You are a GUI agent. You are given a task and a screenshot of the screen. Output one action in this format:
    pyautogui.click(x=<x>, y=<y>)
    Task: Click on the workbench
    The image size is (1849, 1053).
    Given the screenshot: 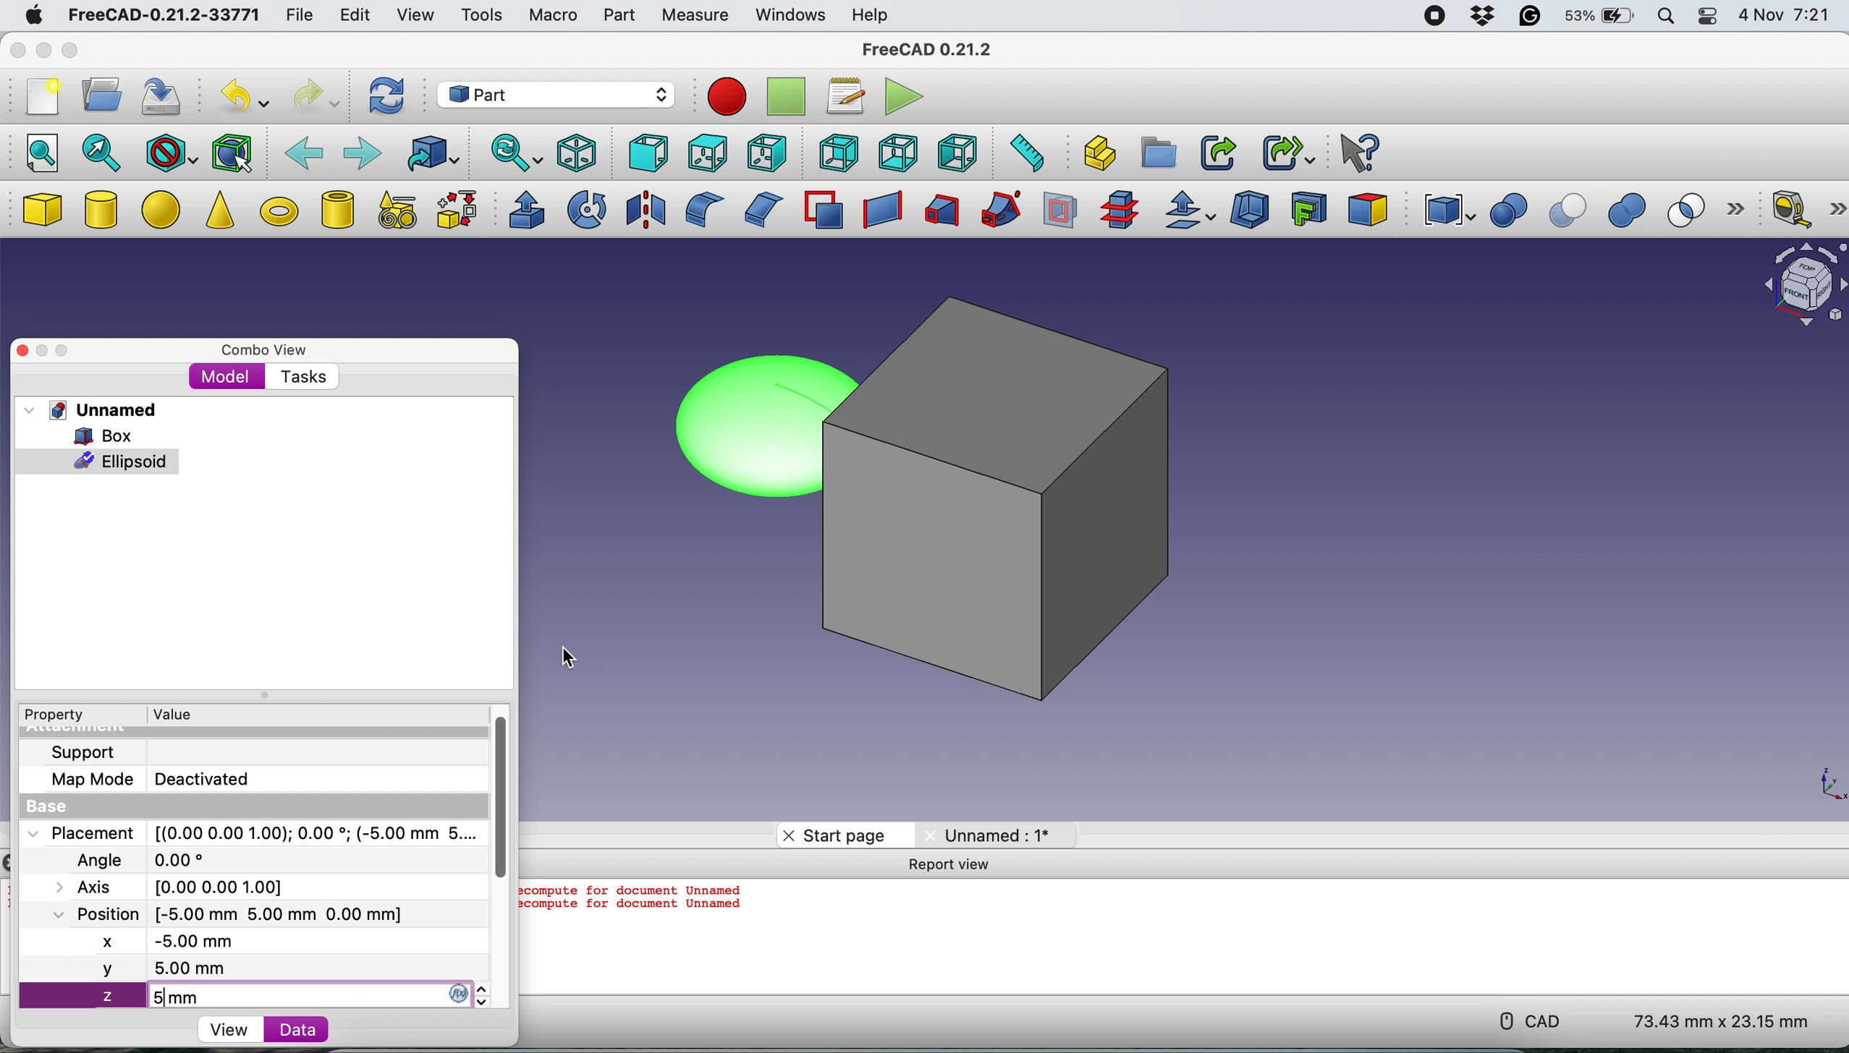 What is the action you would take?
    pyautogui.click(x=554, y=94)
    